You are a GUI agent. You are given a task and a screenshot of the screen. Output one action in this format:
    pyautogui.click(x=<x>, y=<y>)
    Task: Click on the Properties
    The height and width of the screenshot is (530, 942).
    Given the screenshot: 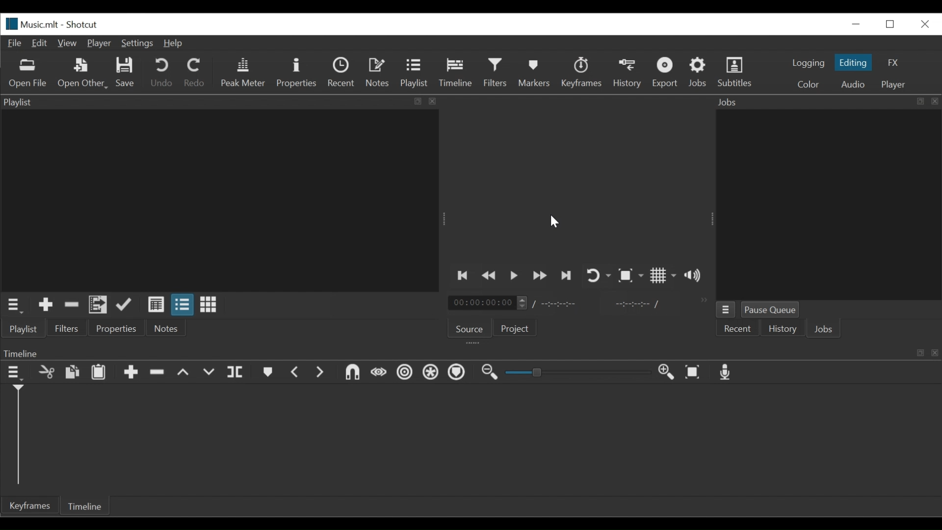 What is the action you would take?
    pyautogui.click(x=297, y=72)
    